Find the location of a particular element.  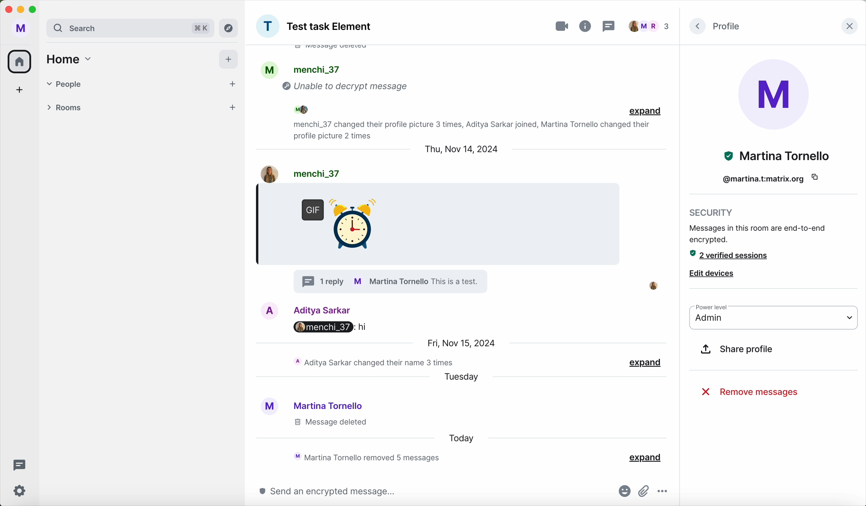

edit devices is located at coordinates (713, 272).